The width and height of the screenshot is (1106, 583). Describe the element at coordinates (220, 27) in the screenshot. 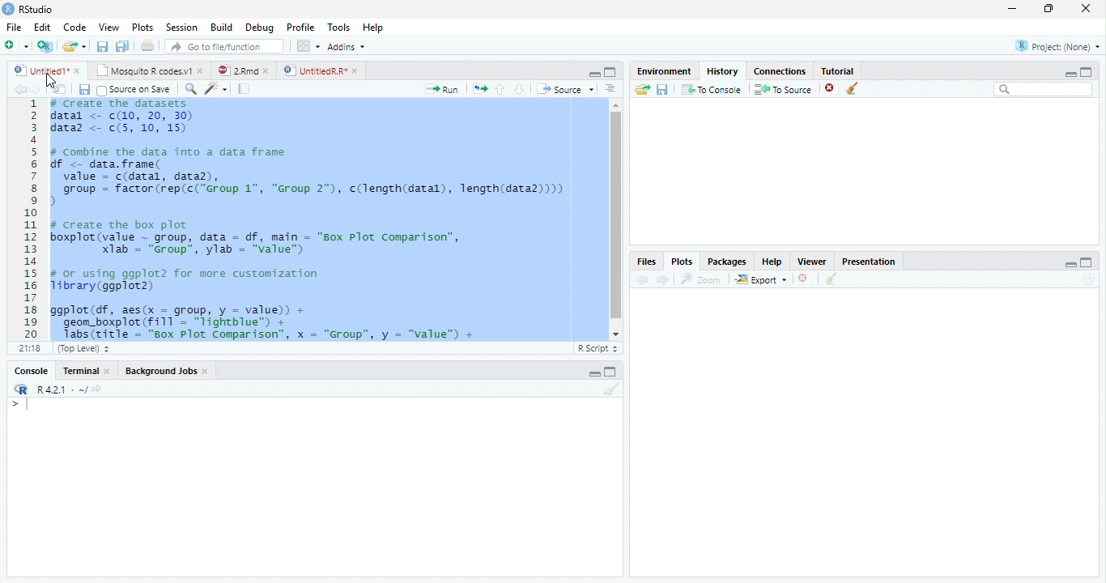

I see `Build` at that location.